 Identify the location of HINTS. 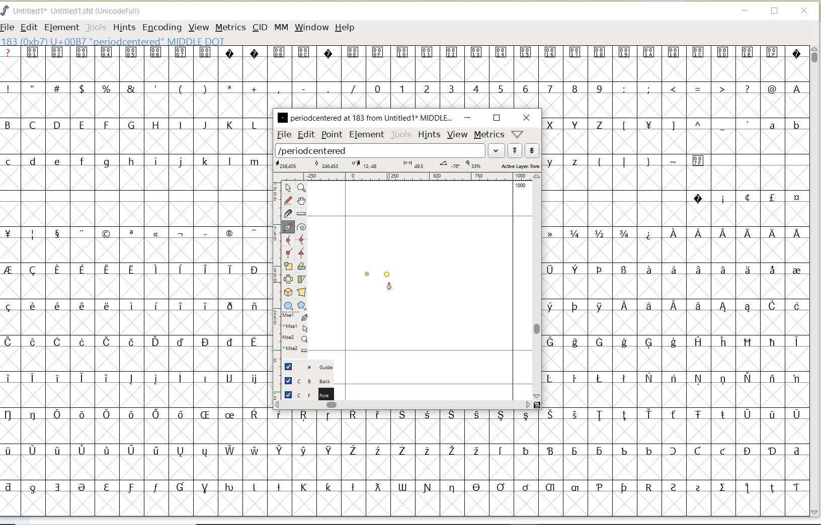
(123, 27).